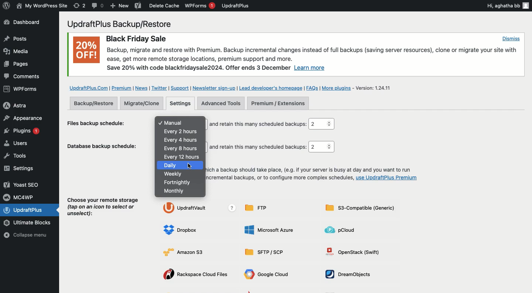  What do you see at coordinates (312, 88) in the screenshot?
I see `FAQs` at bounding box center [312, 88].